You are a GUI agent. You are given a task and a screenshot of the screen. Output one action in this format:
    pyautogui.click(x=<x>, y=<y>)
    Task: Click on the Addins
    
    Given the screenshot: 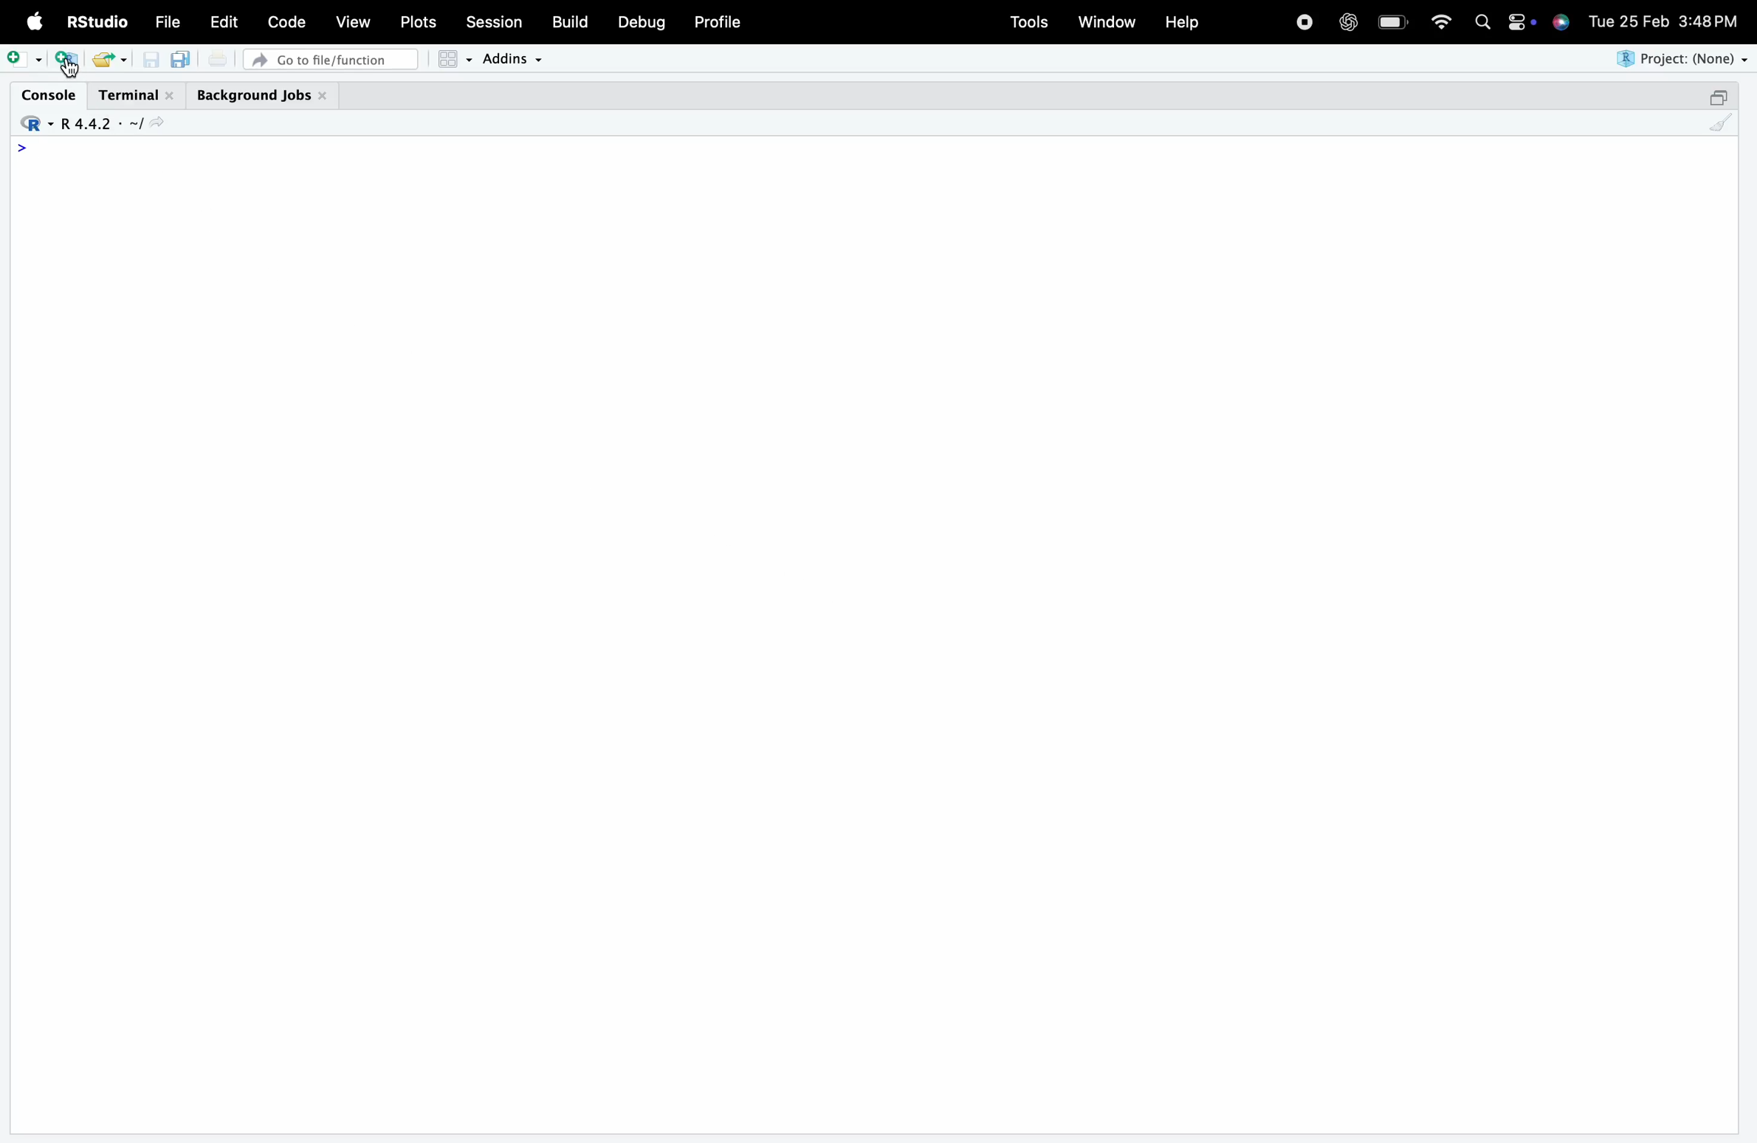 What is the action you would take?
    pyautogui.click(x=511, y=59)
    